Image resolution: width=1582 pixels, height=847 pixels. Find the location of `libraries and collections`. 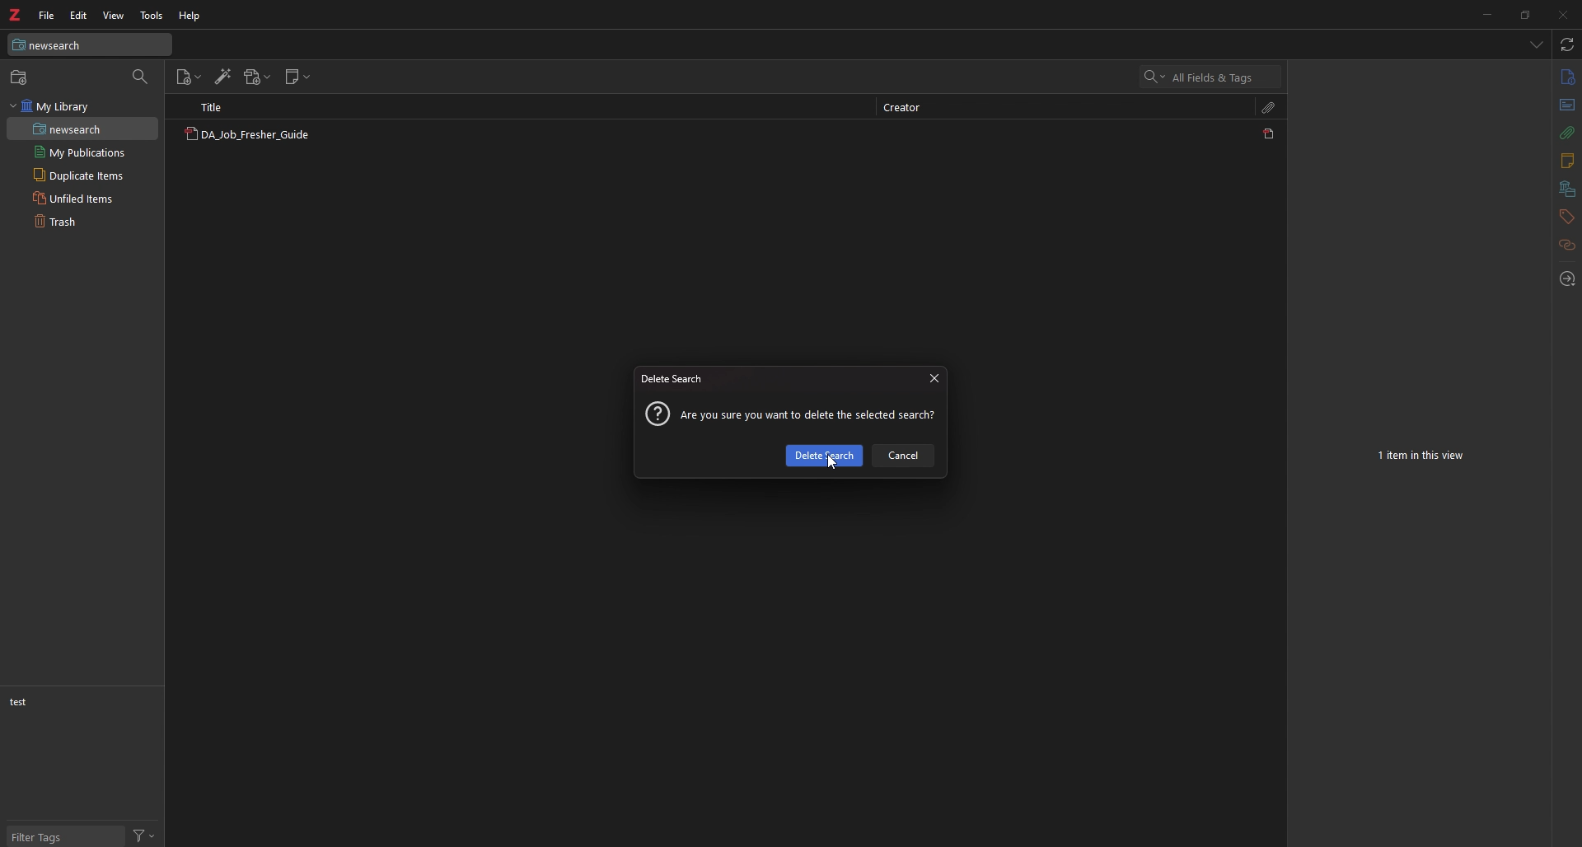

libraries and collections is located at coordinates (1568, 189).